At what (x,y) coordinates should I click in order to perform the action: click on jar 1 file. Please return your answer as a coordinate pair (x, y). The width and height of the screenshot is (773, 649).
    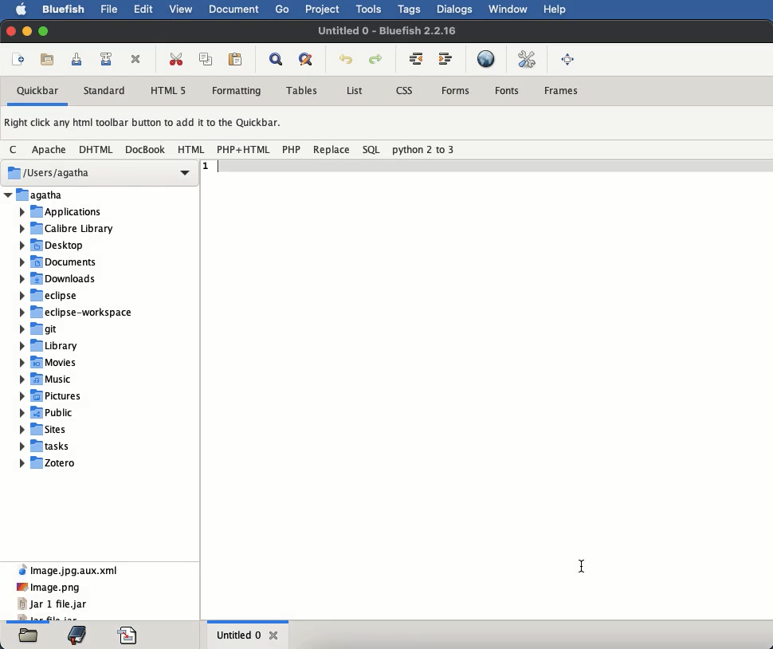
    Looking at the image, I should click on (52, 604).